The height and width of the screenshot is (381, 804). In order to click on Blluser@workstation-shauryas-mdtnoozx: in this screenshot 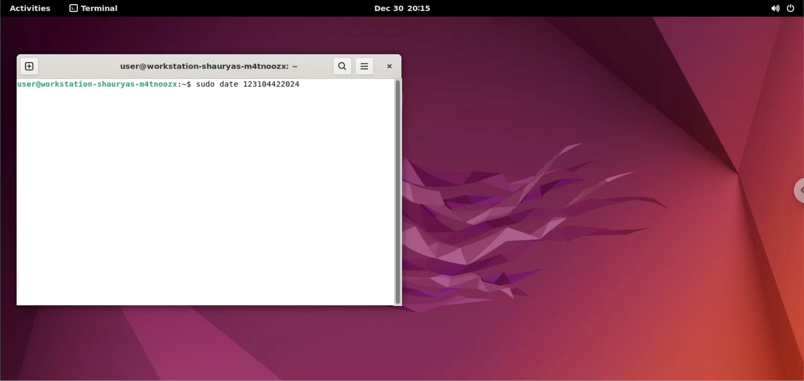, I will do `click(98, 85)`.